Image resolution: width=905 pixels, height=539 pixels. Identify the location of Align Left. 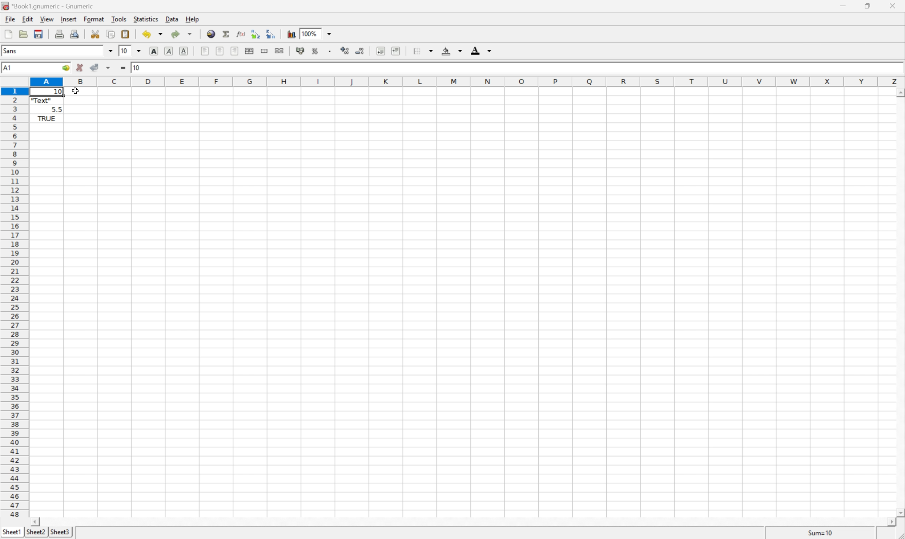
(205, 50).